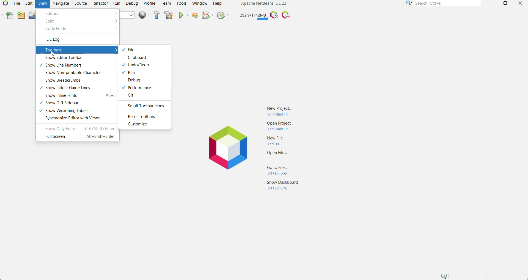 This screenshot has height=280, width=528. I want to click on Debug, so click(131, 80).